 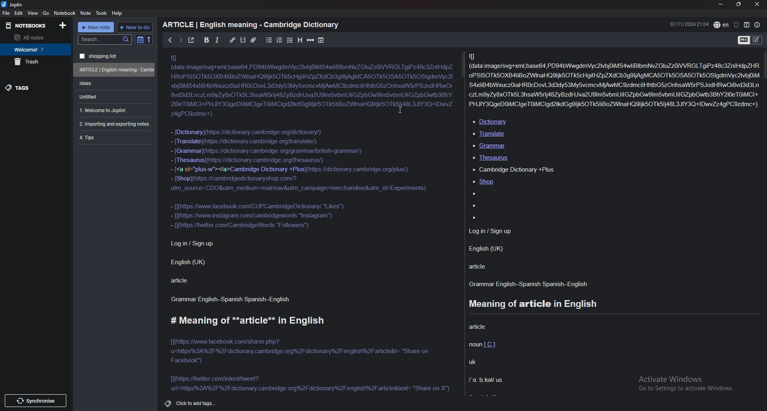 What do you see at coordinates (750, 41) in the screenshot?
I see `toggle editor` at bounding box center [750, 41].